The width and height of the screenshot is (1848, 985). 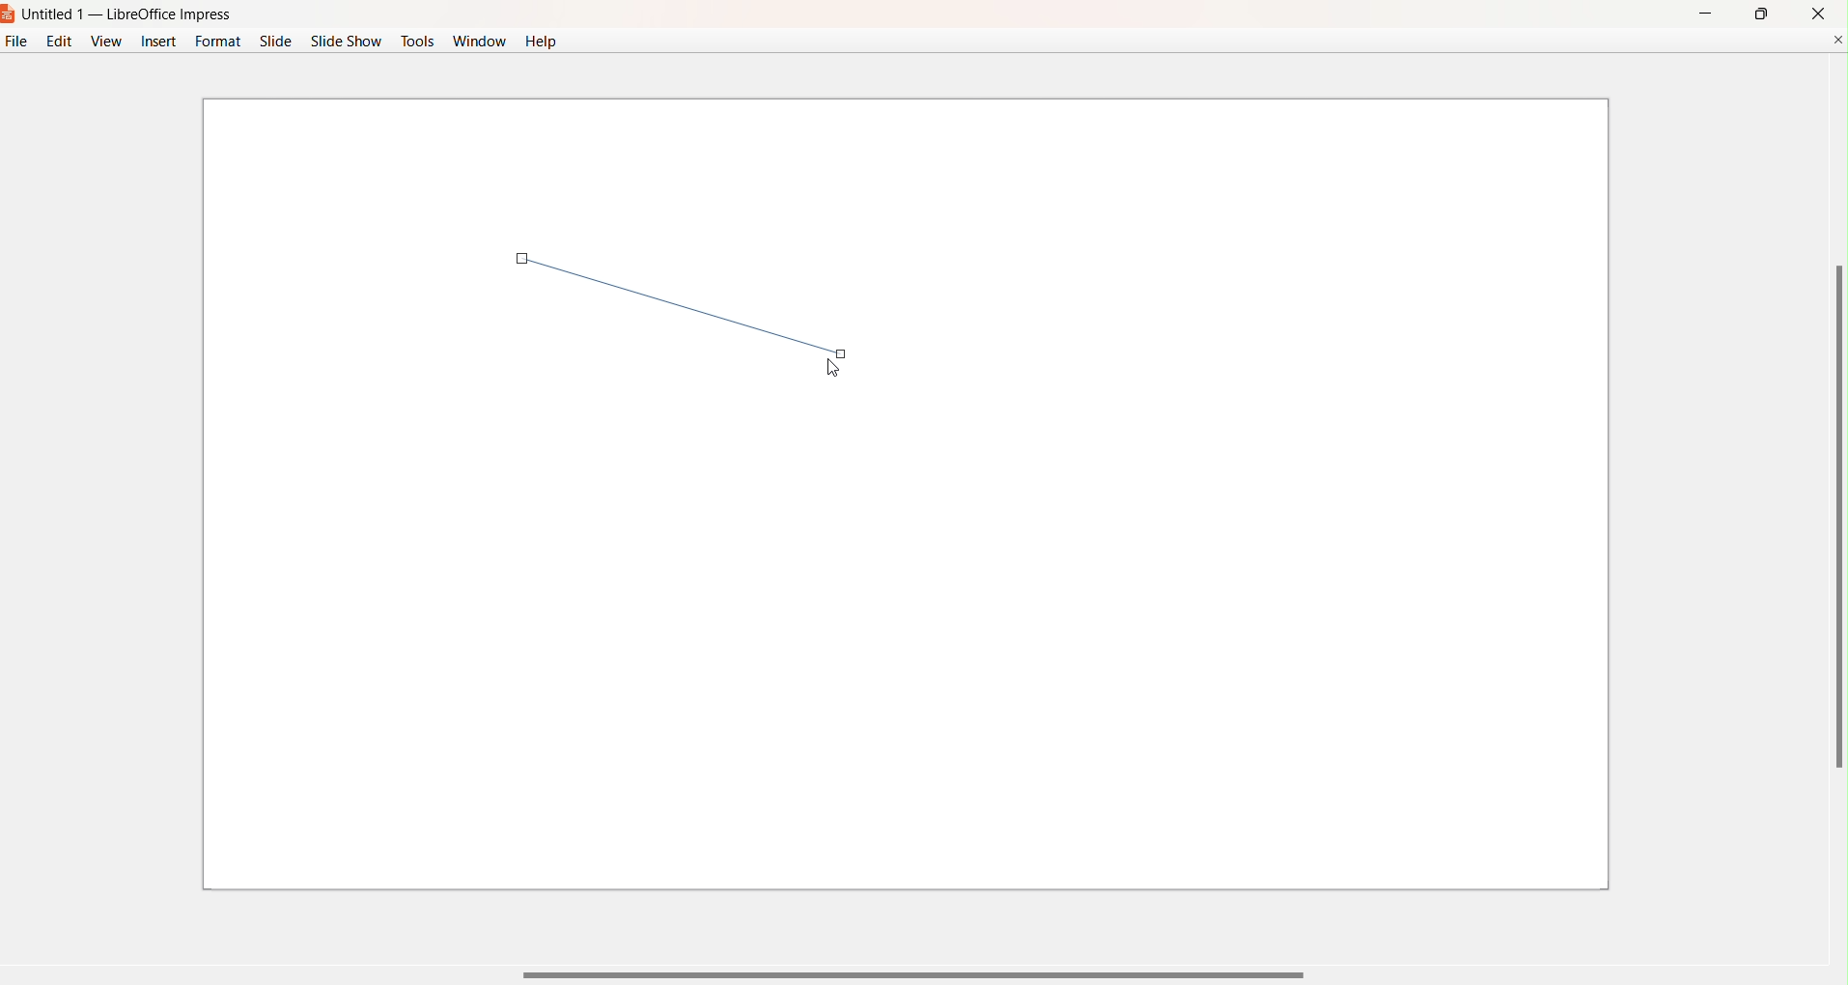 What do you see at coordinates (105, 41) in the screenshot?
I see `View` at bounding box center [105, 41].